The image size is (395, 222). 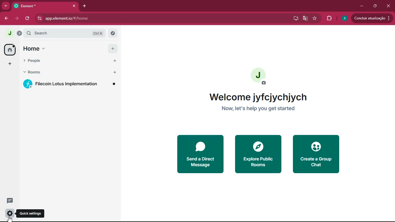 I want to click on quick settings, so click(x=30, y=213).